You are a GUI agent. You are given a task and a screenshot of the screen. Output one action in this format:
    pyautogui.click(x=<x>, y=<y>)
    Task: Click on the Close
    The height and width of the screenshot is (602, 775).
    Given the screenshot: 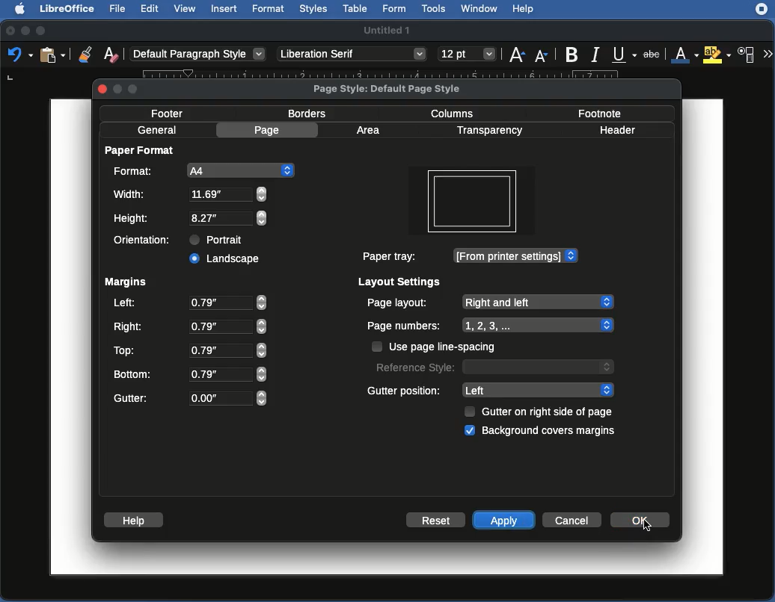 What is the action you would take?
    pyautogui.click(x=9, y=29)
    